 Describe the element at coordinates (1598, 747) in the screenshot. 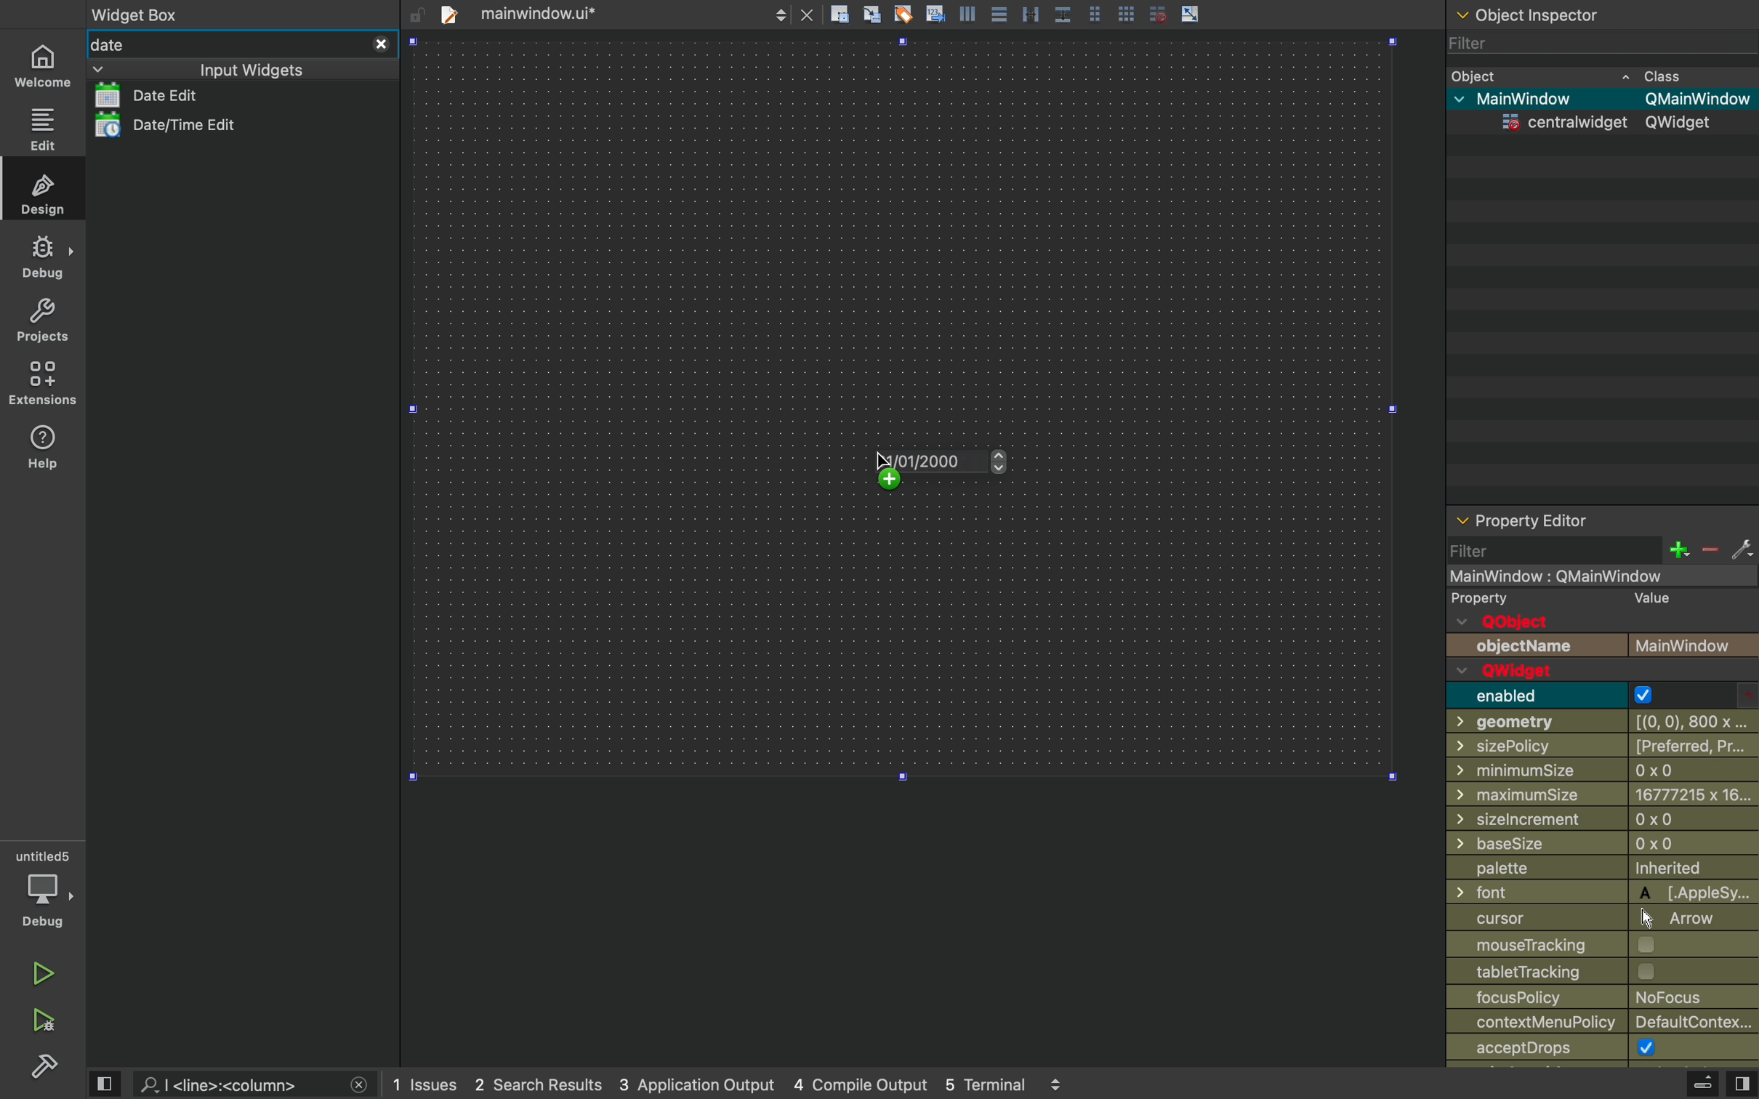

I see `sizepolicy` at that location.